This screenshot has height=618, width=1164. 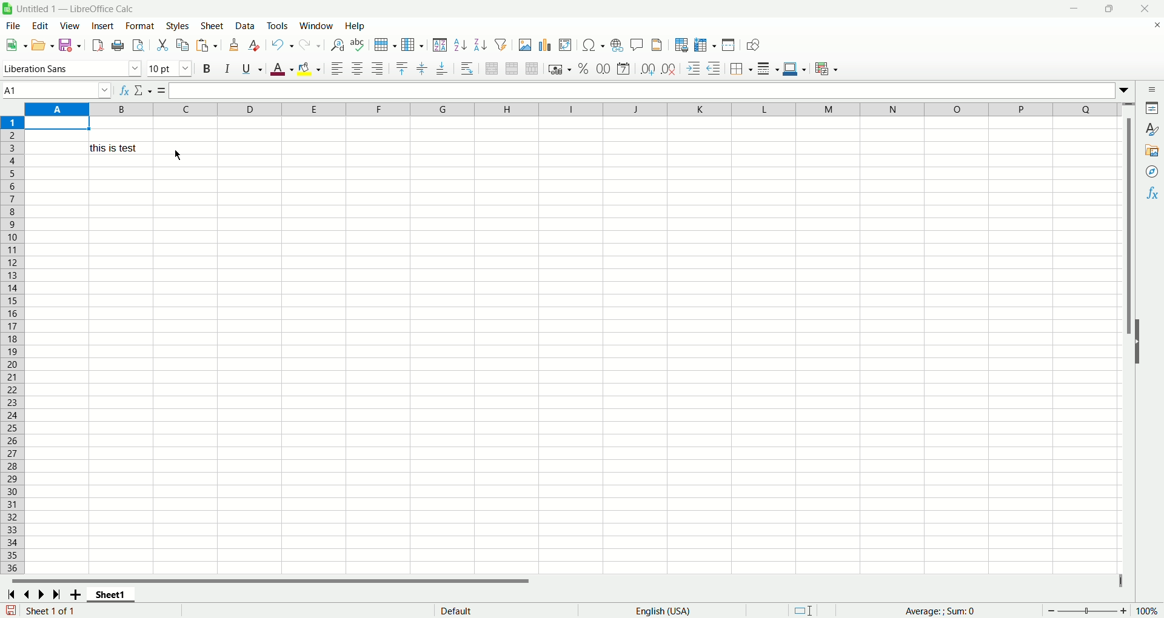 I want to click on sheet name, so click(x=111, y=595).